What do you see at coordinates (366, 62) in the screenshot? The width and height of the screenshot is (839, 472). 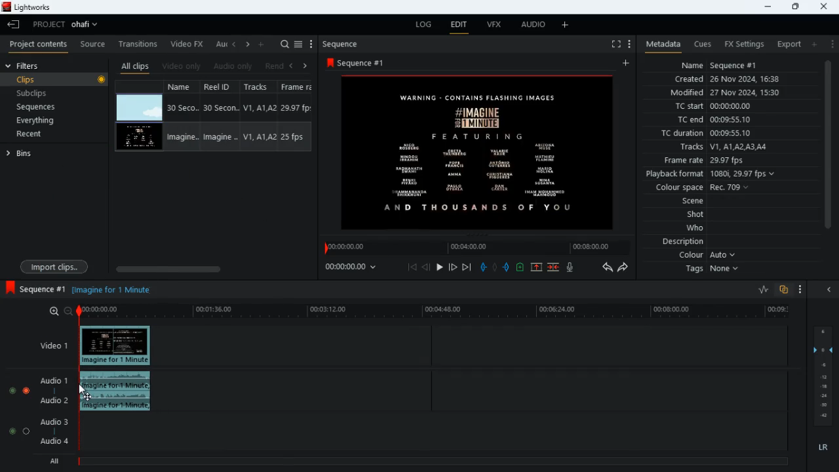 I see `sequence` at bounding box center [366, 62].